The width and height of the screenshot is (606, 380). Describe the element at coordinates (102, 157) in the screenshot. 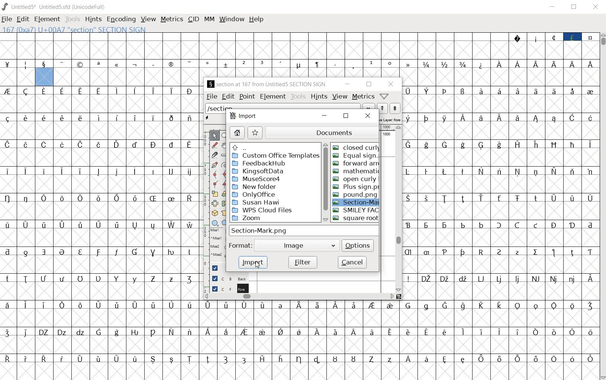

I see `empty cells` at that location.